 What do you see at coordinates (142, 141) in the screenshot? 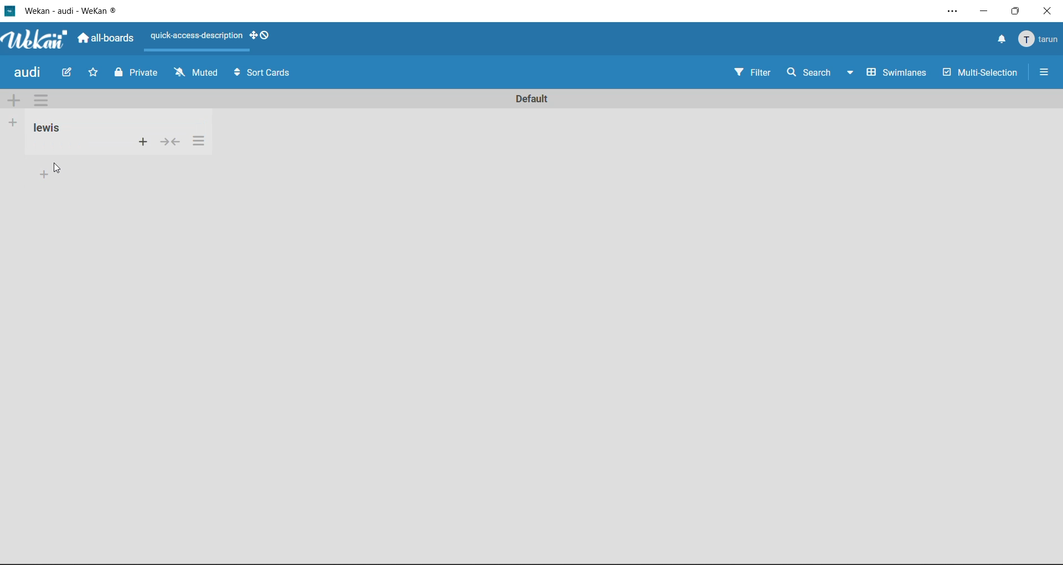
I see `` at bounding box center [142, 141].